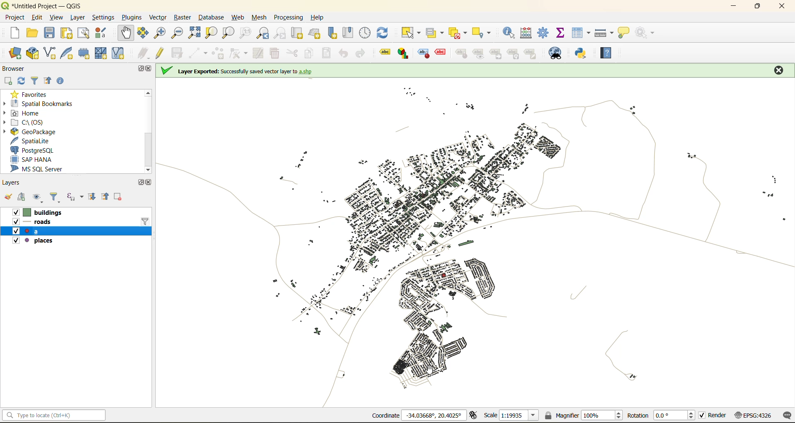 The width and height of the screenshot is (795, 423). What do you see at coordinates (335, 33) in the screenshot?
I see `new spatial bookmark` at bounding box center [335, 33].